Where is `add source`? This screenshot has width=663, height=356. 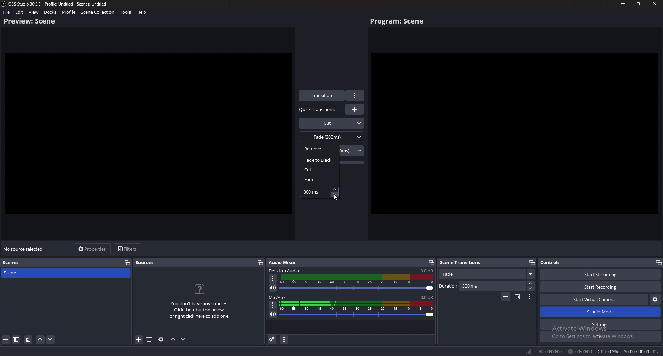 add source is located at coordinates (139, 339).